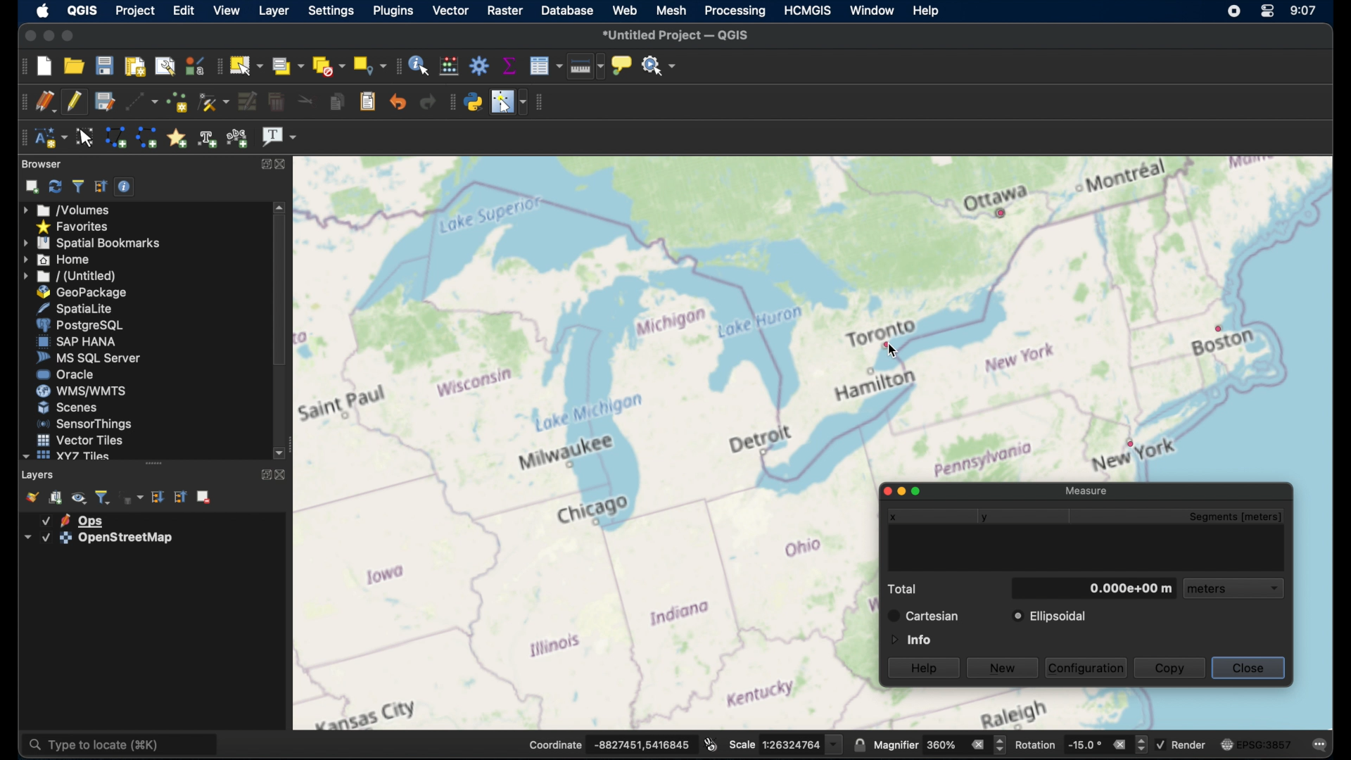  Describe the element at coordinates (859, 745) in the screenshot. I see `lock scale to use magnifier` at that location.